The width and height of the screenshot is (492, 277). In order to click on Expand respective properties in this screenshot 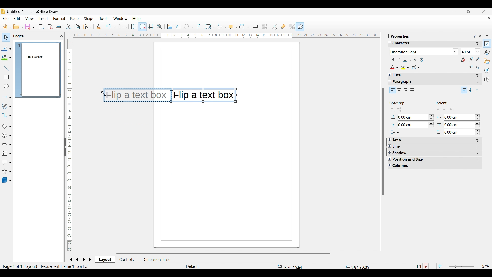, I will do `click(390, 153)`.